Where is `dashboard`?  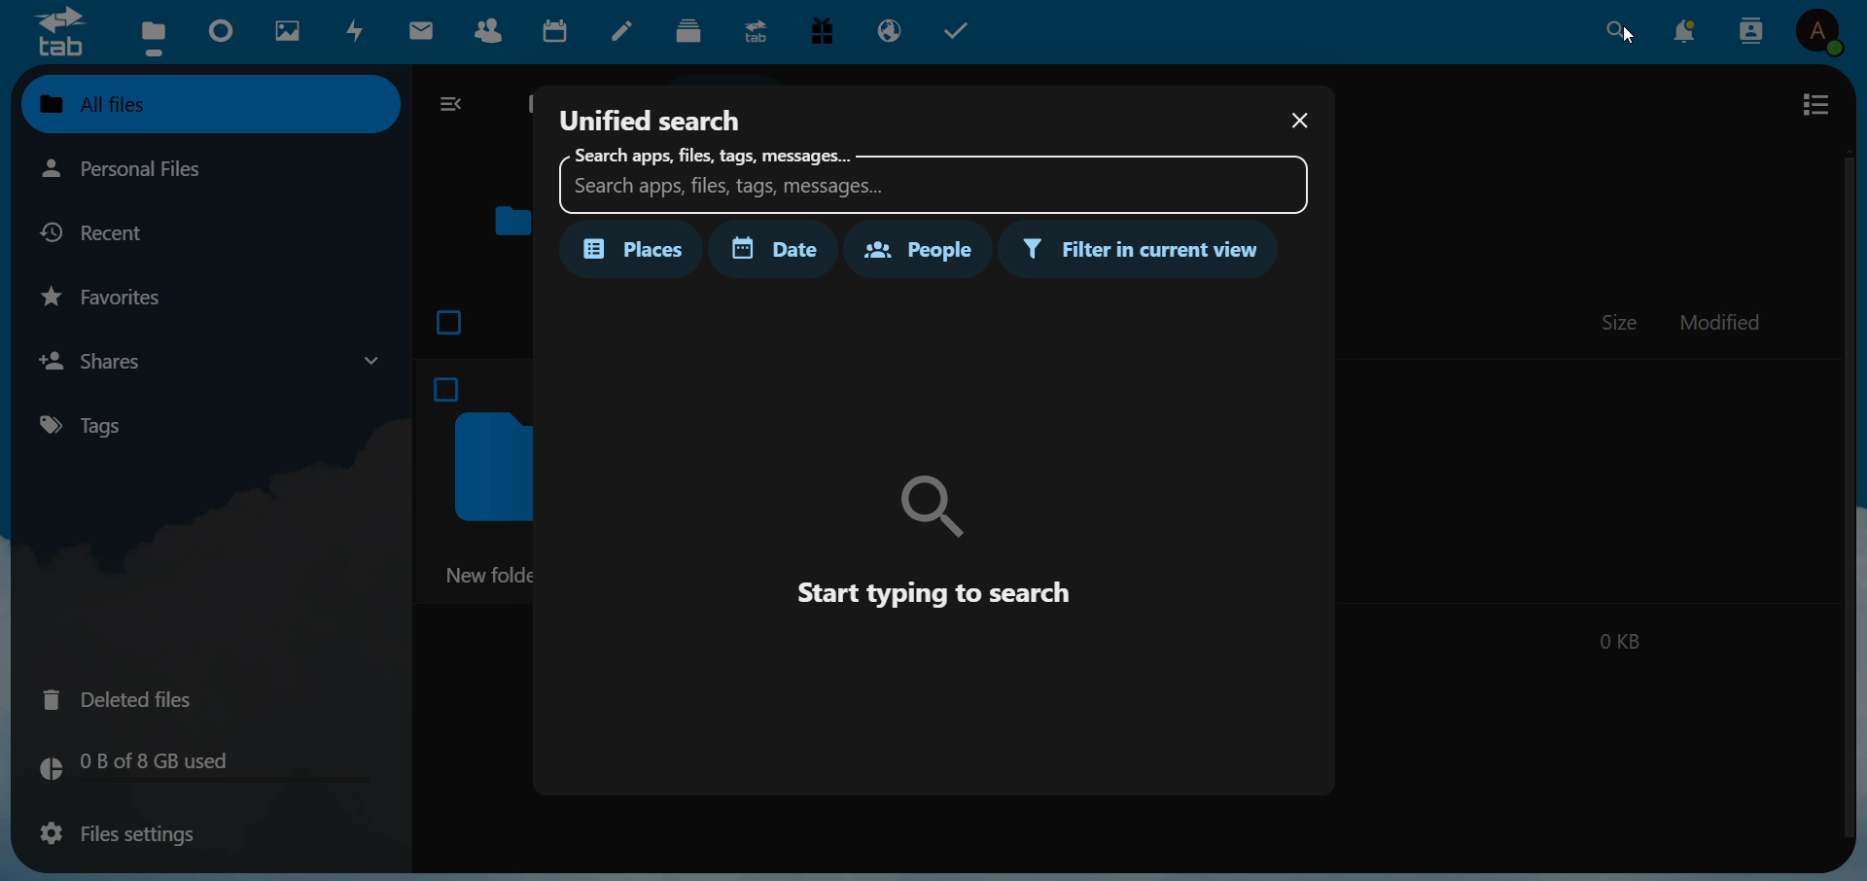 dashboard is located at coordinates (223, 32).